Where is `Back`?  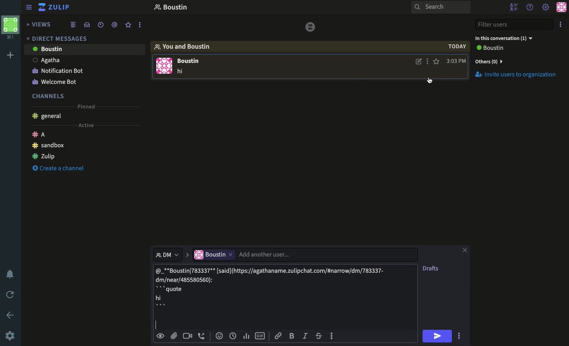 Back is located at coordinates (11, 314).